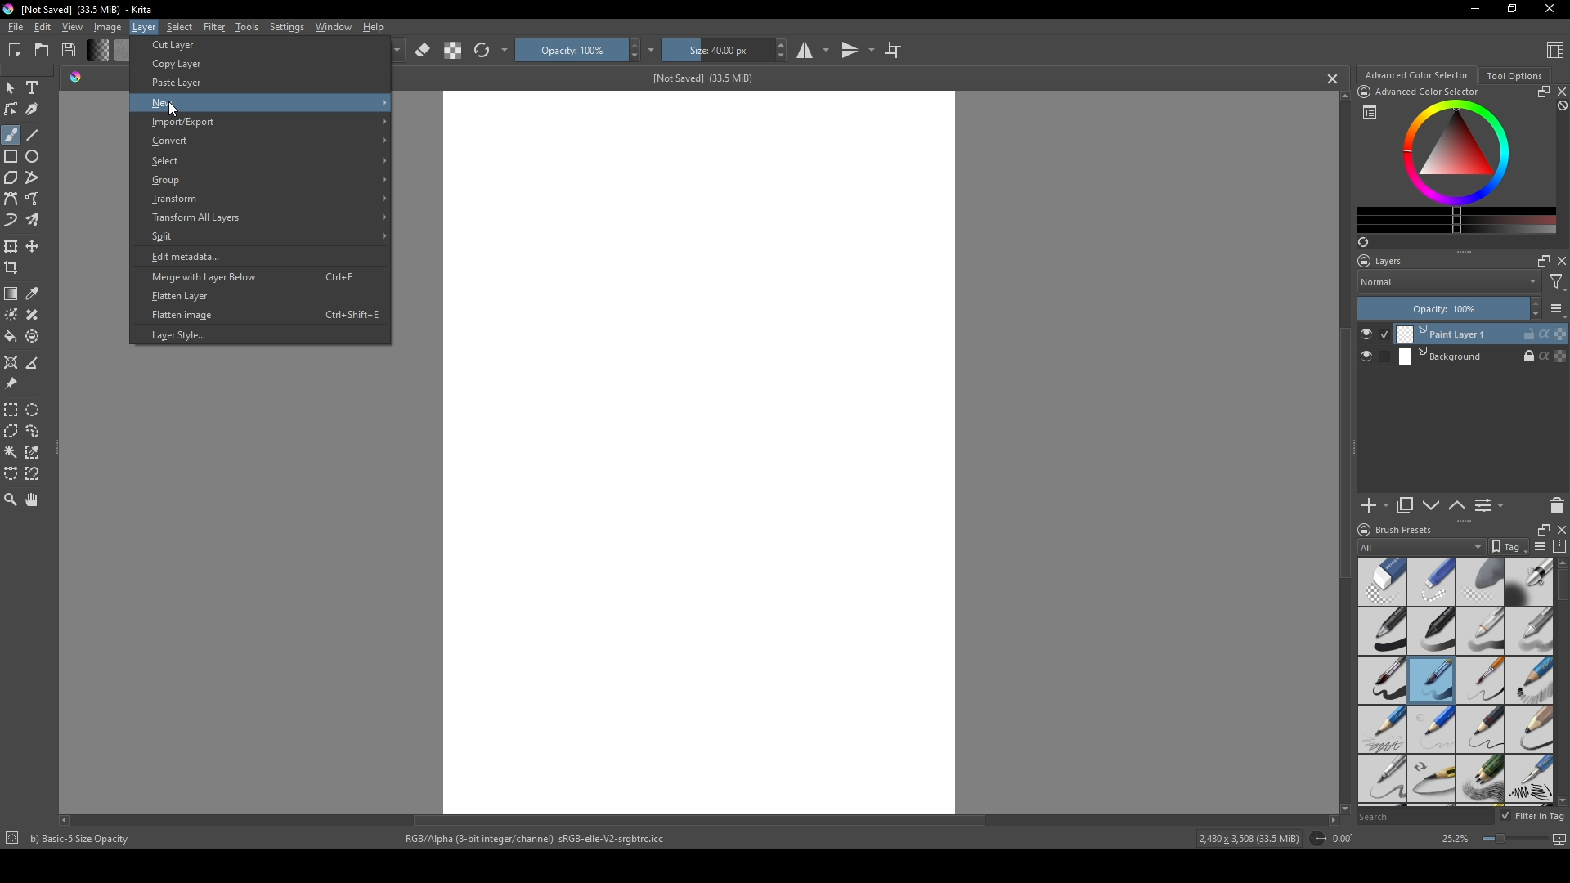 Image resolution: width=1570 pixels, height=883 pixels. Describe the element at coordinates (1510, 10) in the screenshot. I see `resize` at that location.